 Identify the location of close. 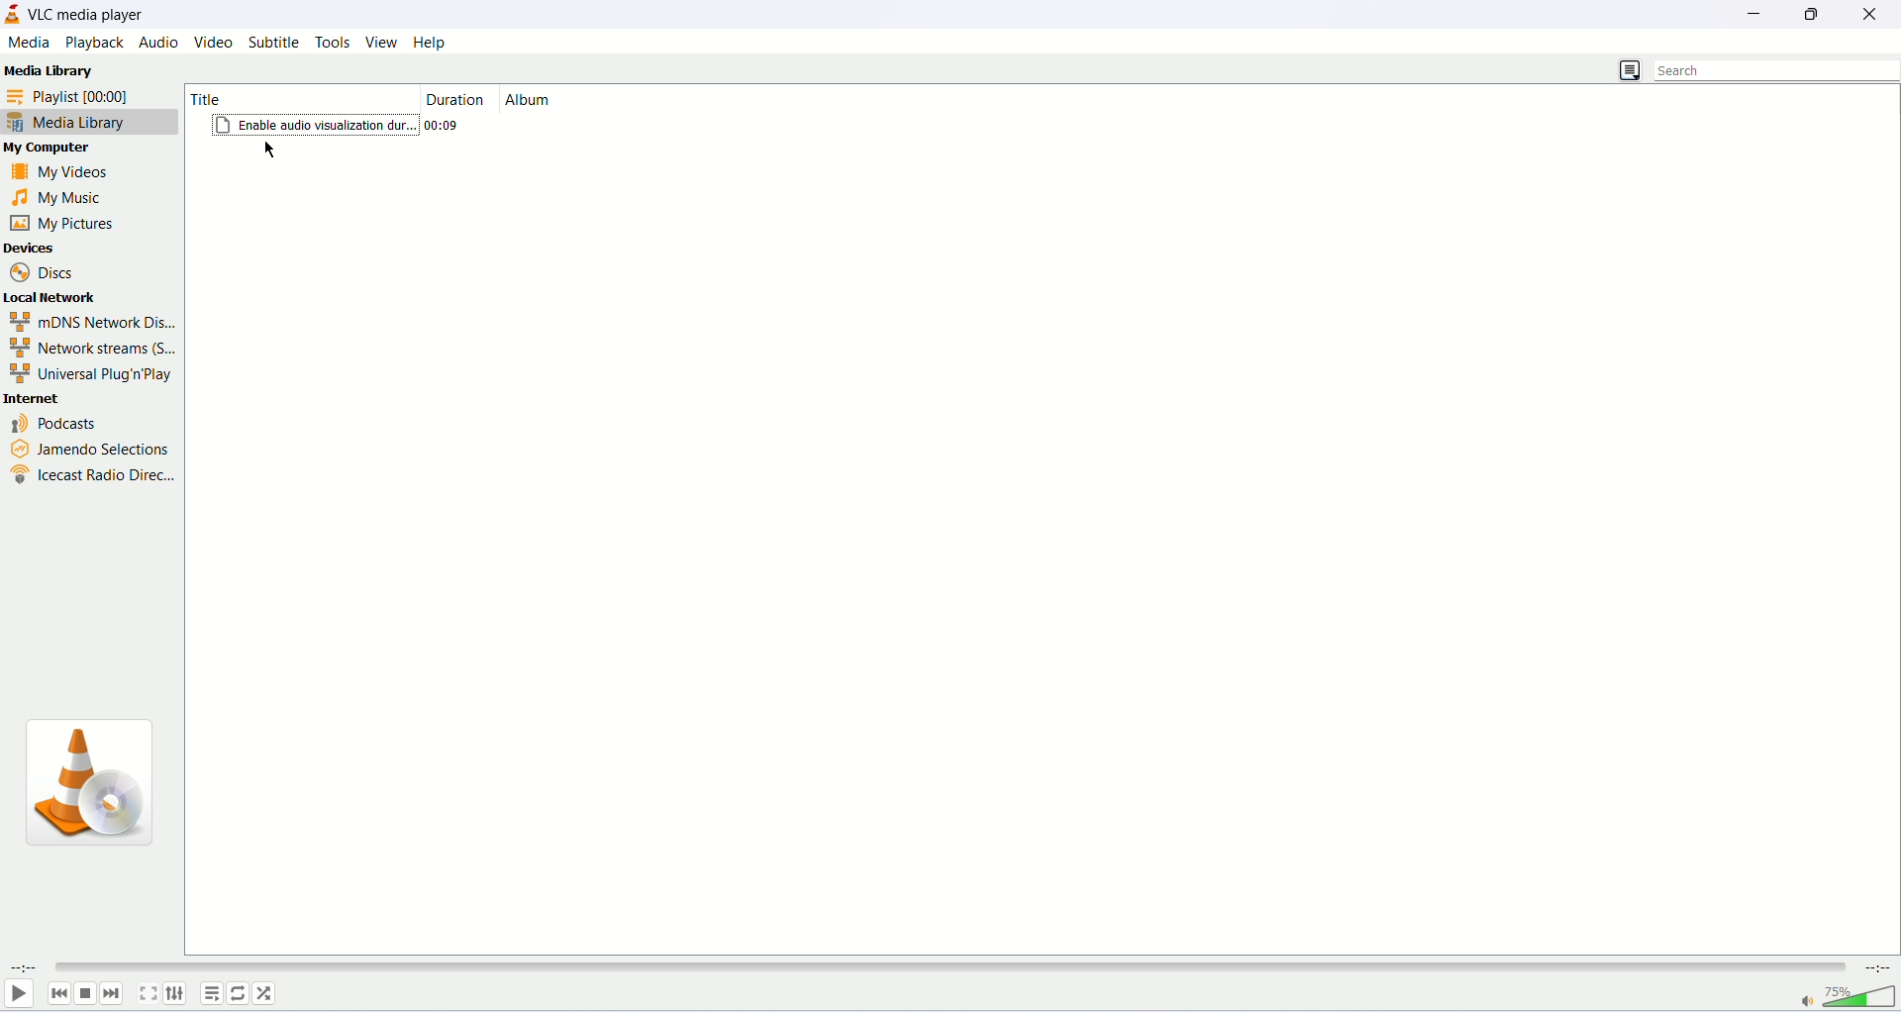
(1875, 12).